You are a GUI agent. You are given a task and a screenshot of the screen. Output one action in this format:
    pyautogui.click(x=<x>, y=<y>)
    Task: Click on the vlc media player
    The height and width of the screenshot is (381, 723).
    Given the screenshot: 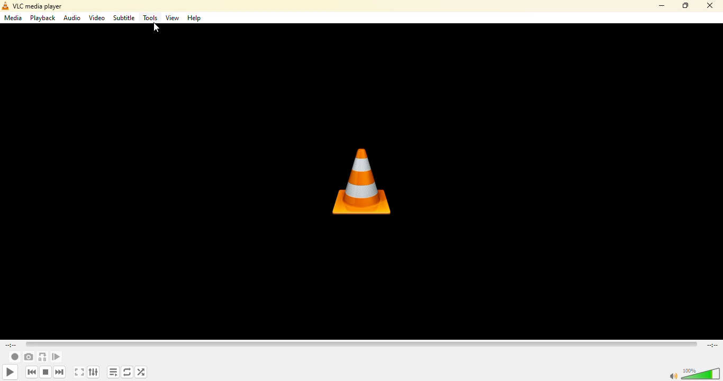 What is the action you would take?
    pyautogui.click(x=32, y=6)
    